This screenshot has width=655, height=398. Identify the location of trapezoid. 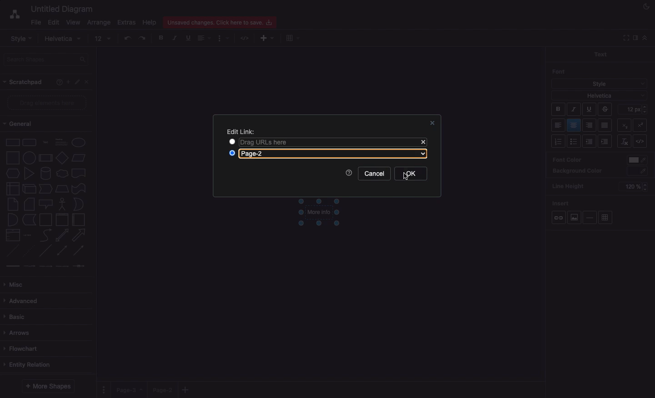
(62, 189).